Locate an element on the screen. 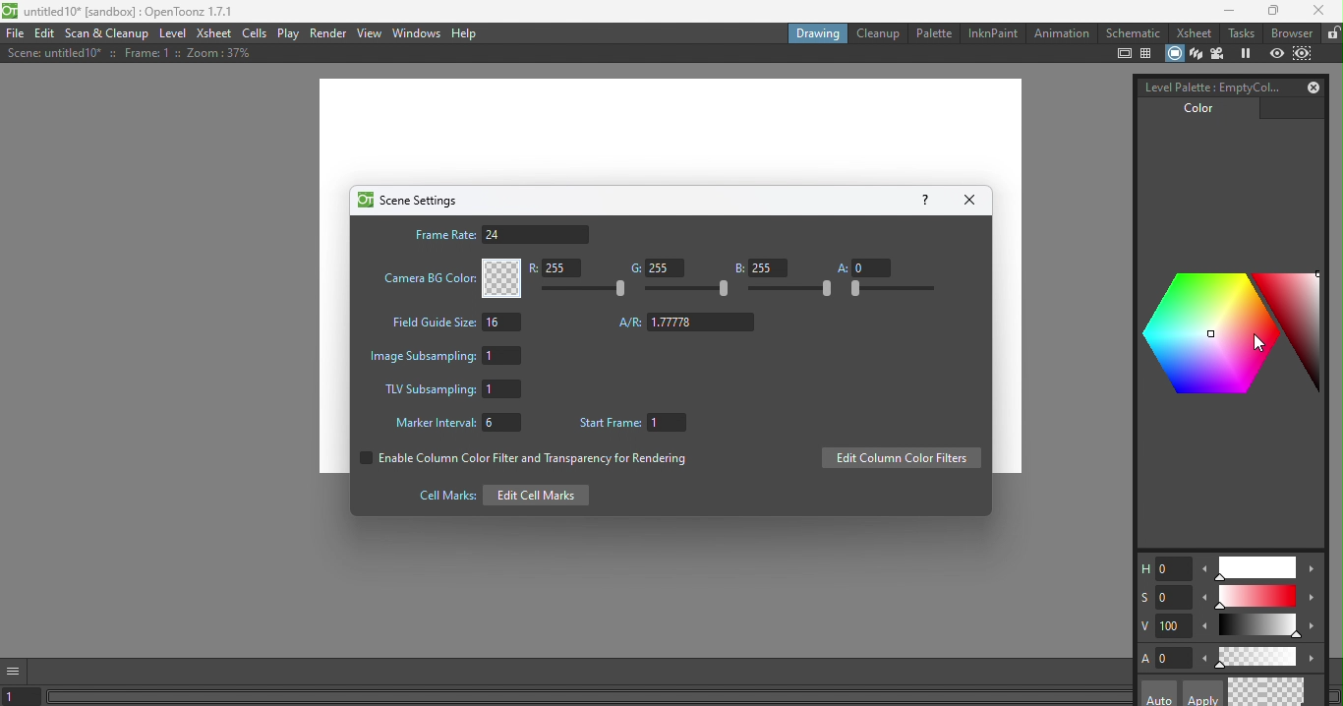 The height and width of the screenshot is (706, 1343). set the current frame is located at coordinates (24, 697).